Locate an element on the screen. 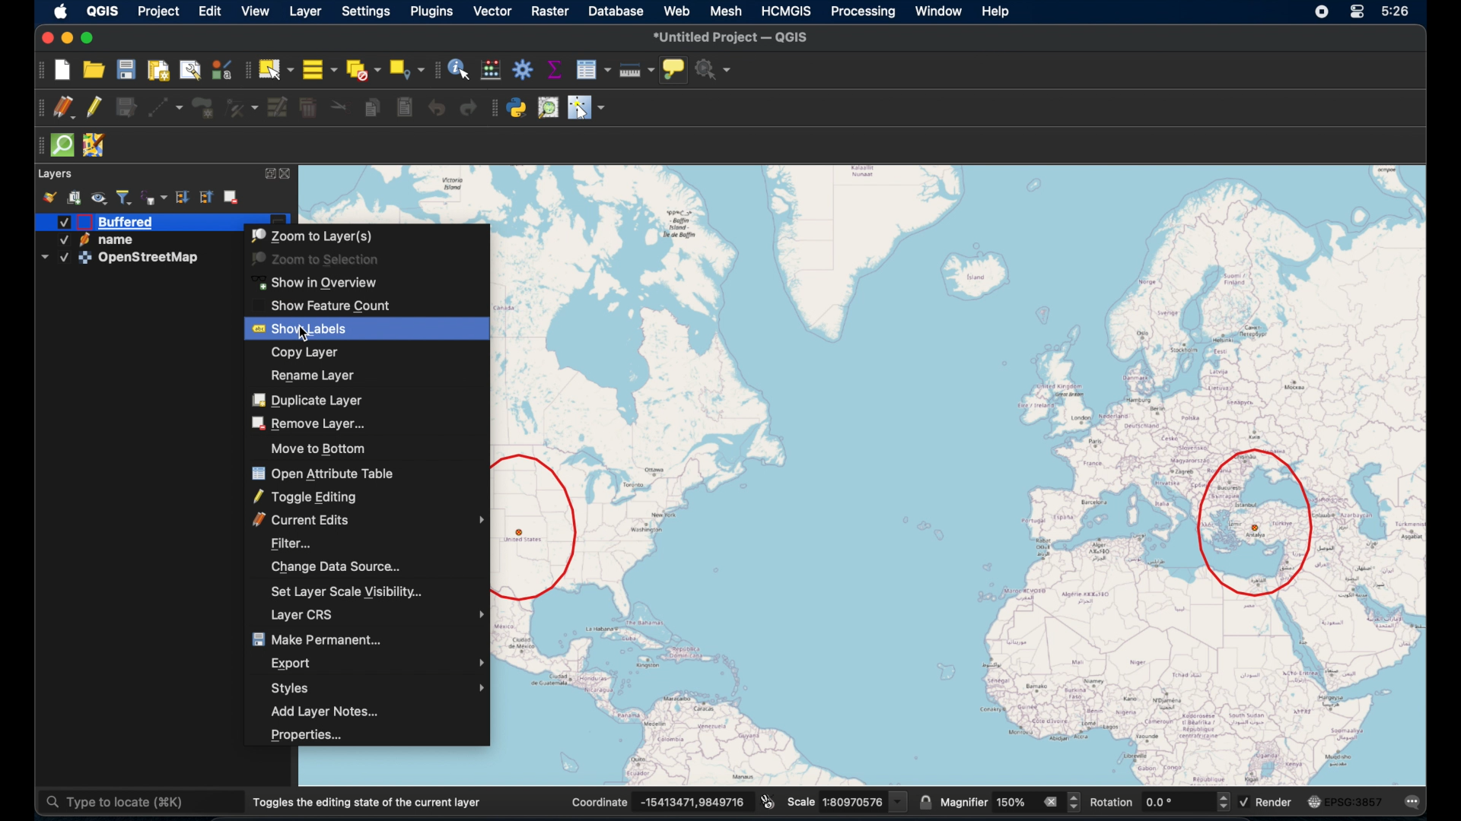 This screenshot has width=1461, height=821. control center is located at coordinates (1359, 11).